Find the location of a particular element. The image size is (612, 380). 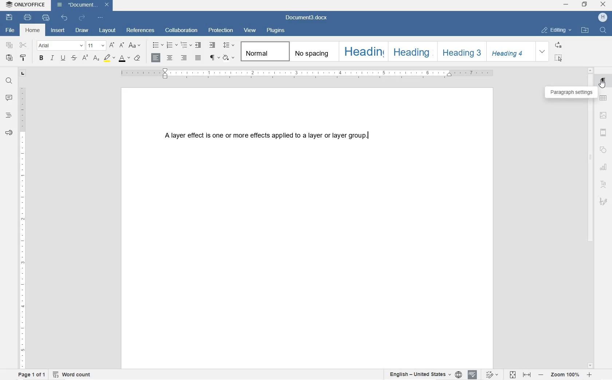

LAYOUT is located at coordinates (106, 31).